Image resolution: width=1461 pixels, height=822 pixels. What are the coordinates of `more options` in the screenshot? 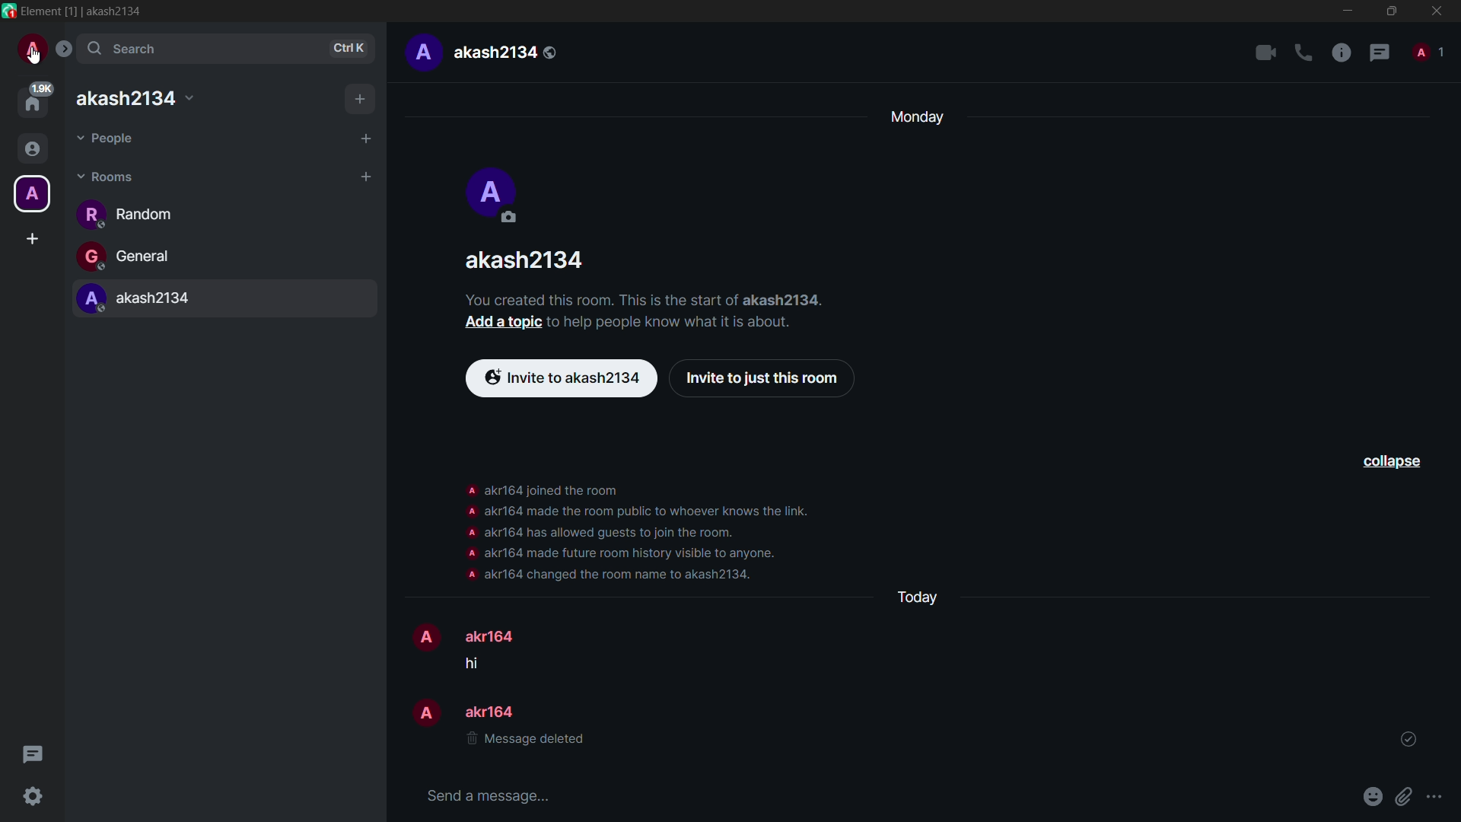 It's located at (1435, 798).